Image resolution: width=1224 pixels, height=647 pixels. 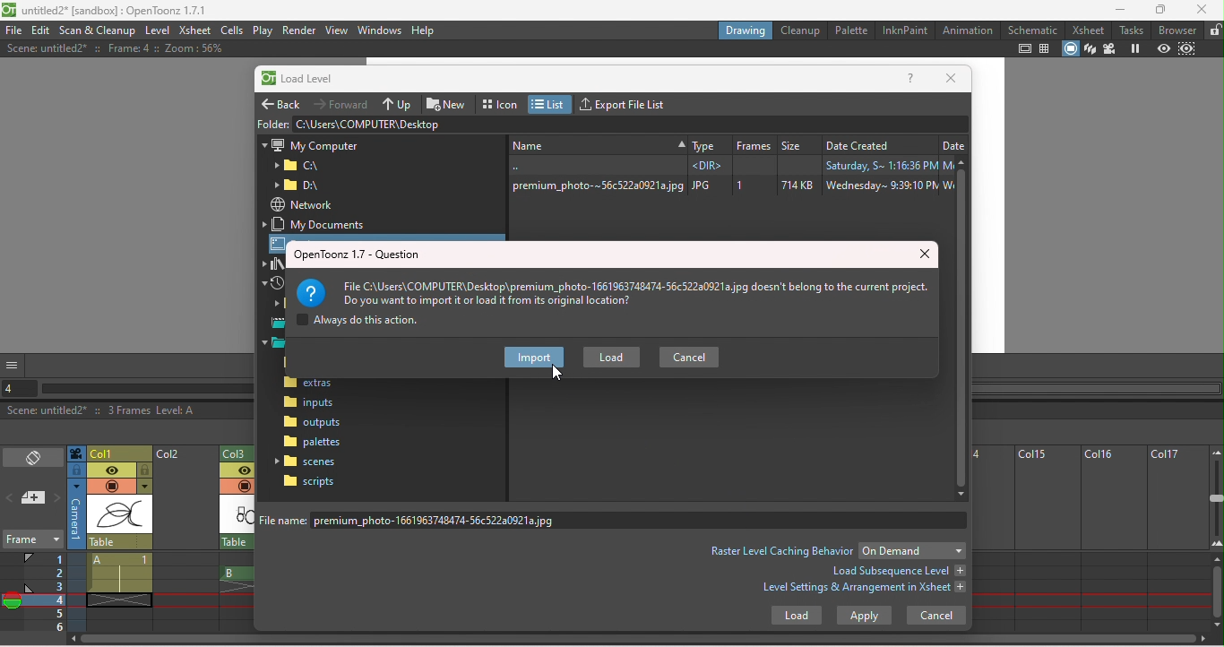 What do you see at coordinates (449, 102) in the screenshot?
I see `New` at bounding box center [449, 102].